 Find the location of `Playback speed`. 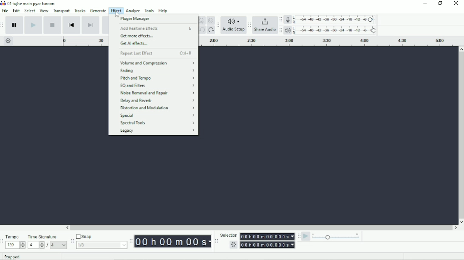

Playback speed is located at coordinates (338, 237).